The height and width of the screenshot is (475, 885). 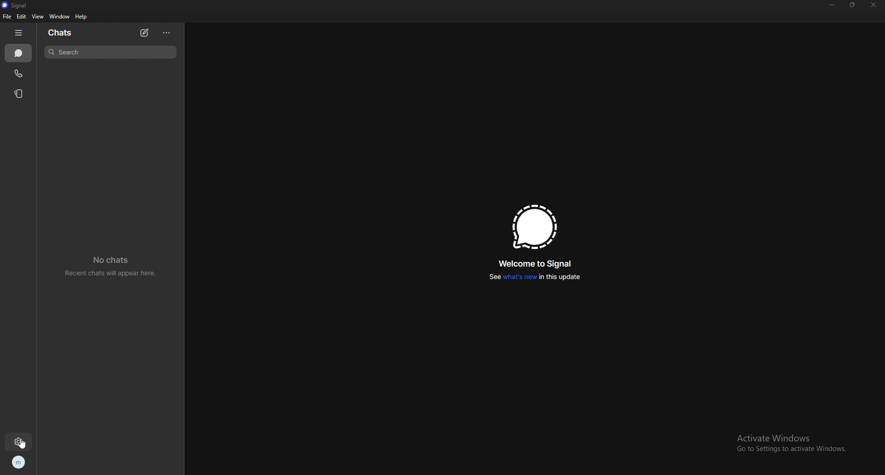 What do you see at coordinates (20, 442) in the screenshot?
I see `settings` at bounding box center [20, 442].